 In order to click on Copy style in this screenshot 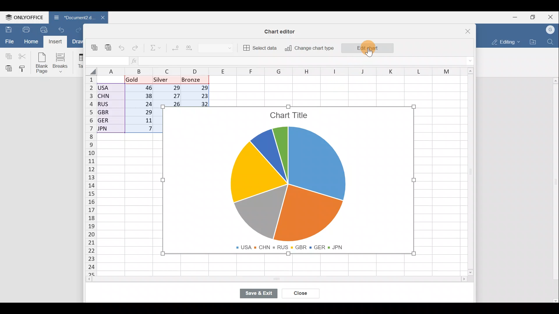, I will do `click(24, 68)`.